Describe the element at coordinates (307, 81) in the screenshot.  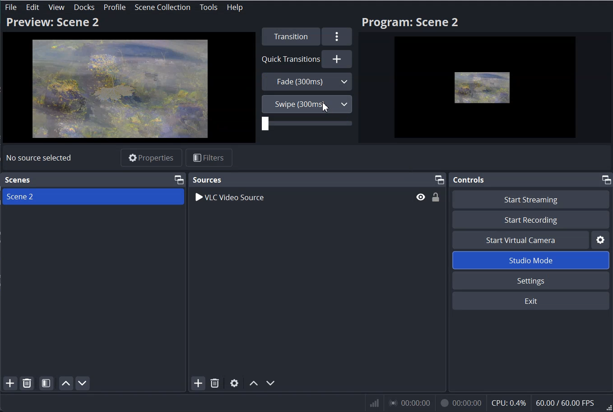
I see `Fade` at that location.